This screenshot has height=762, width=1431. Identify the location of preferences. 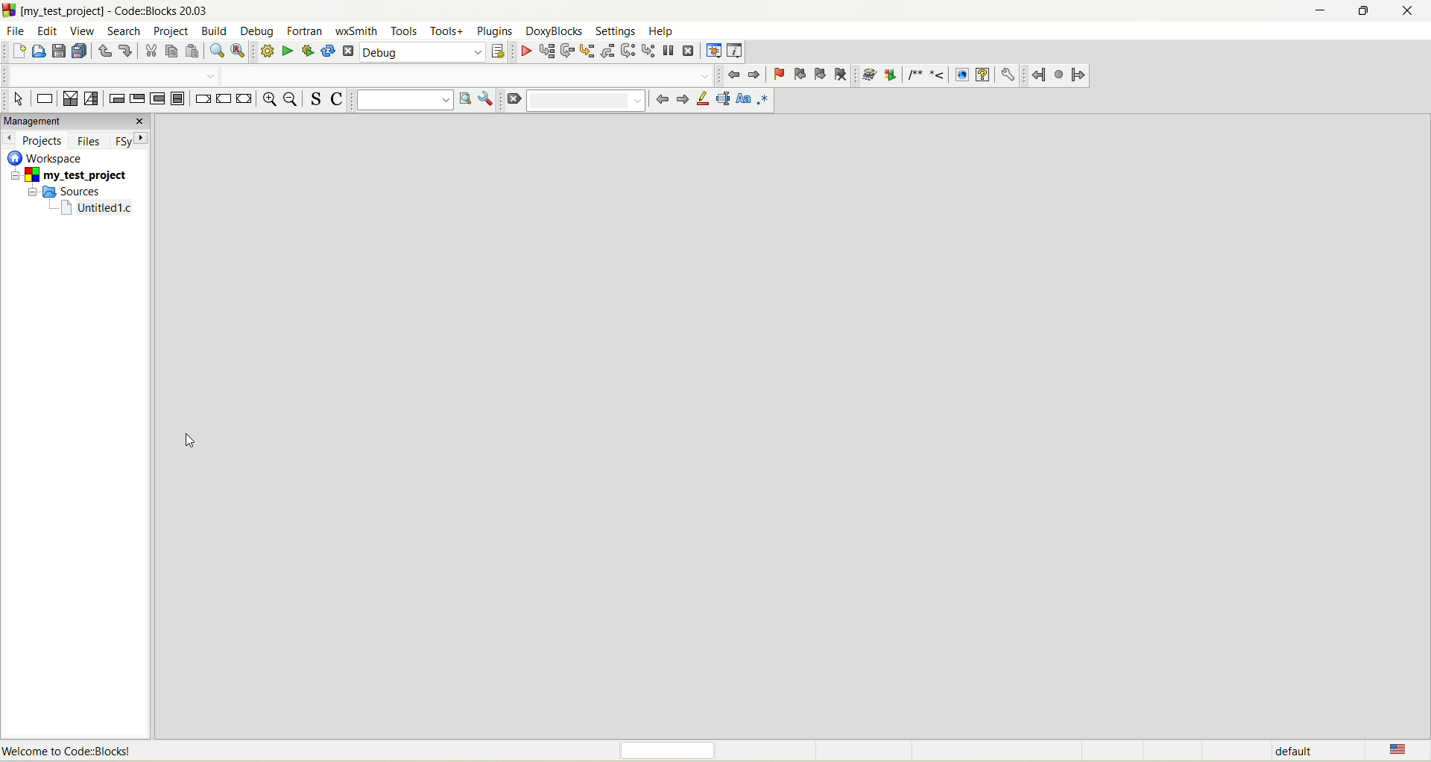
(1011, 75).